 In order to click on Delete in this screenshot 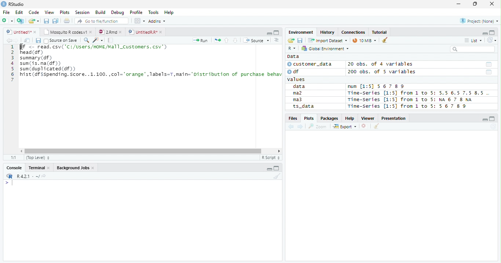, I will do `click(365, 126)`.